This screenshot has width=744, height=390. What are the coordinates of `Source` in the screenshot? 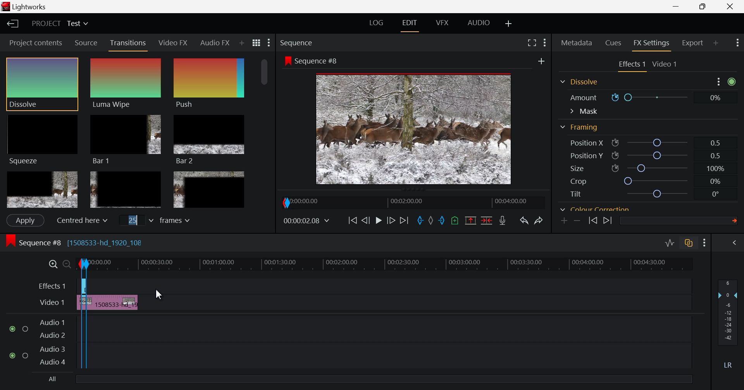 It's located at (85, 42).